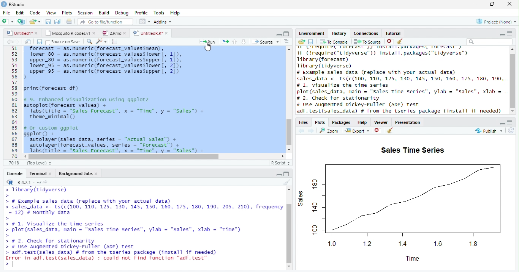 The width and height of the screenshot is (519, 272). Describe the element at coordinates (78, 174) in the screenshot. I see `Background jobs` at that location.